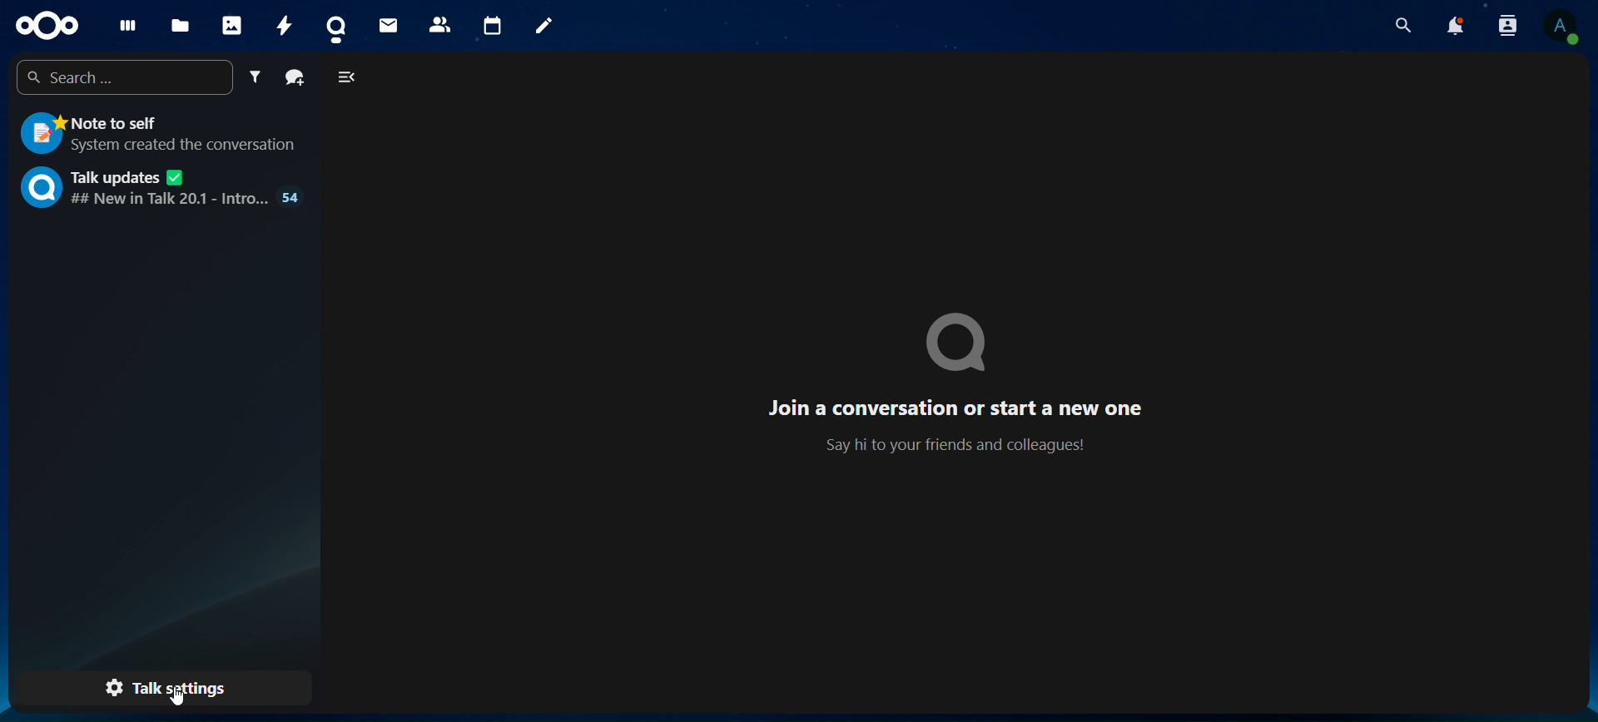  I want to click on search .., so click(120, 77).